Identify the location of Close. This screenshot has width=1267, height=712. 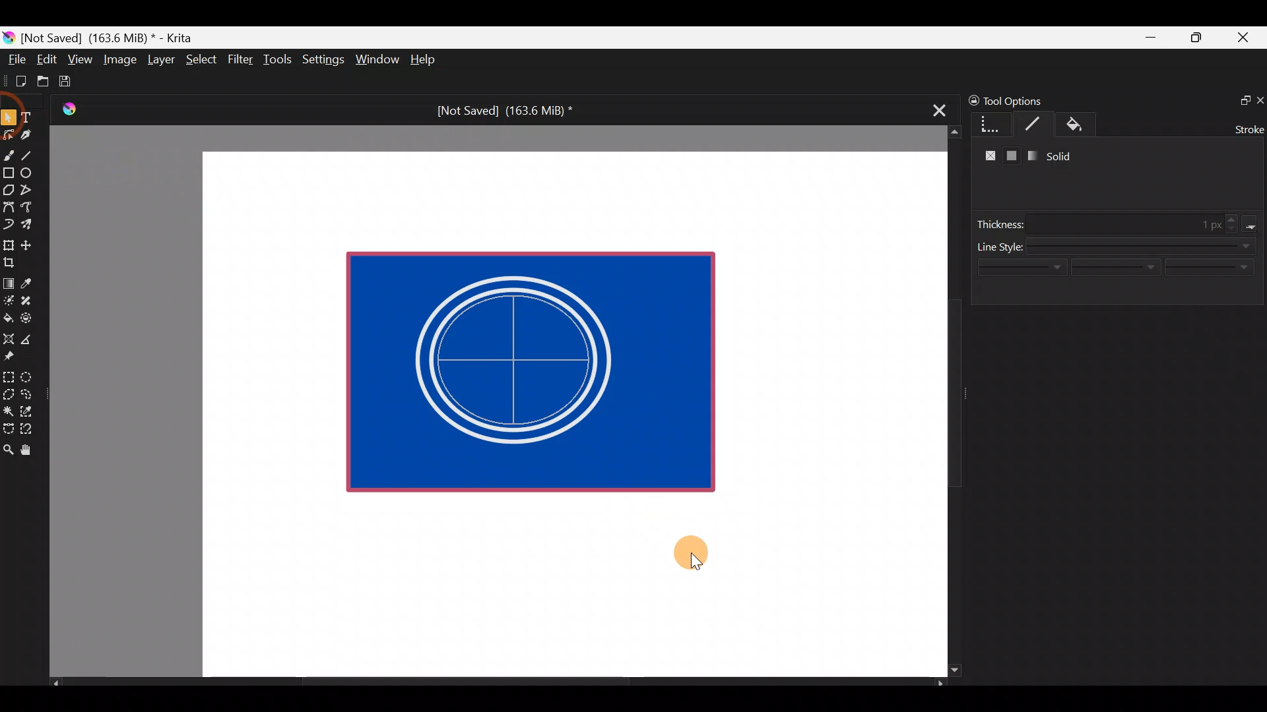
(1244, 40).